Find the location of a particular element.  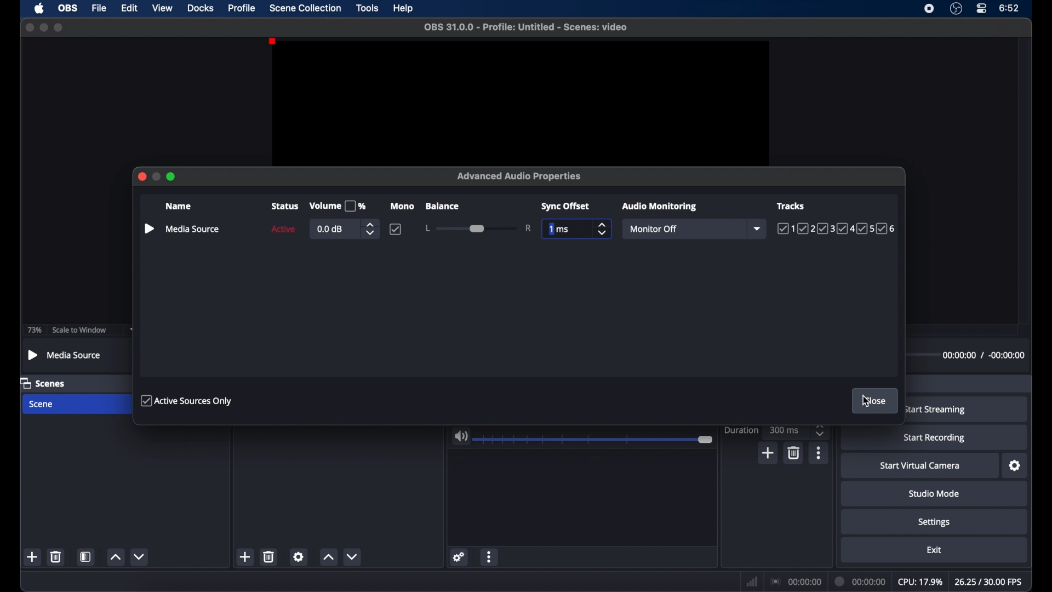

delete is located at coordinates (55, 556).